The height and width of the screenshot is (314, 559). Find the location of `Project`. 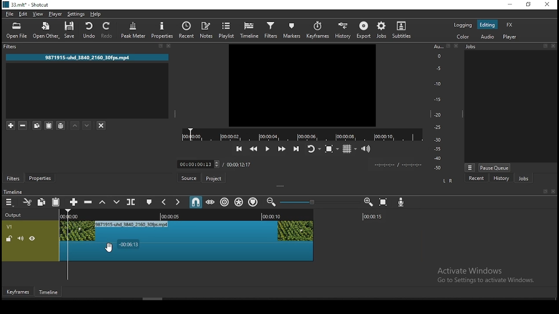

Project is located at coordinates (213, 177).